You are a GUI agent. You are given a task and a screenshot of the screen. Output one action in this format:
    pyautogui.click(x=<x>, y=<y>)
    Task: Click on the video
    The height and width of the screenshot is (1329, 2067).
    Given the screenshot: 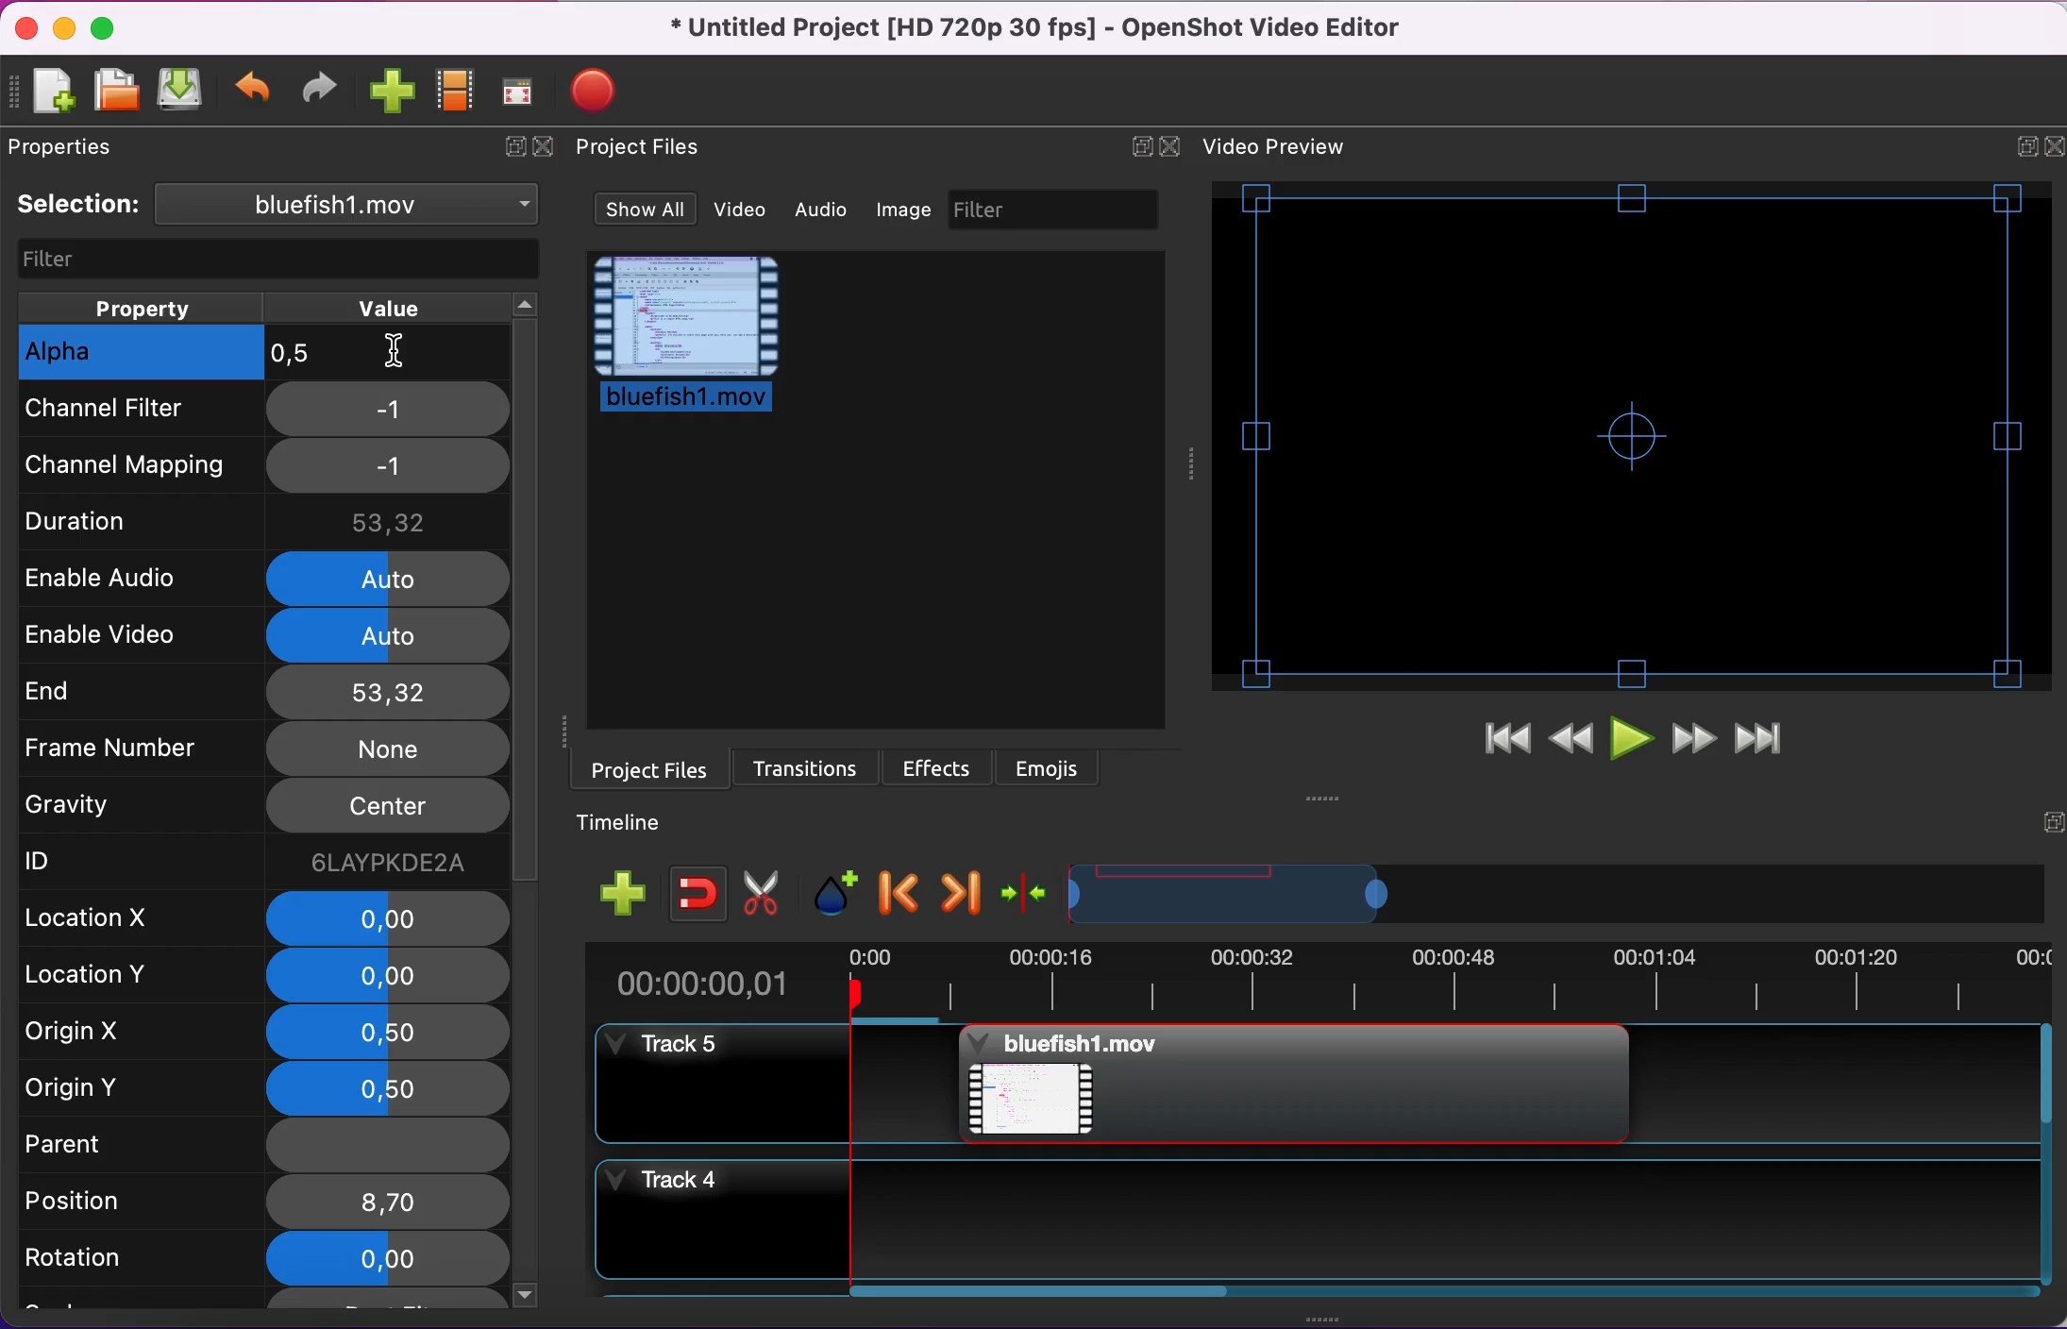 What is the action you would take?
    pyautogui.click(x=748, y=211)
    